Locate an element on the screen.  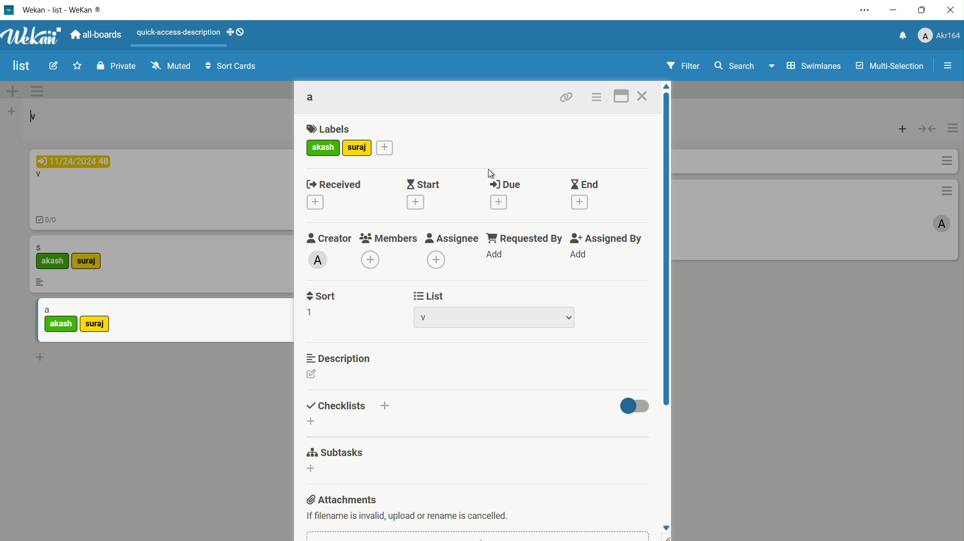
settings and more is located at coordinates (863, 11).